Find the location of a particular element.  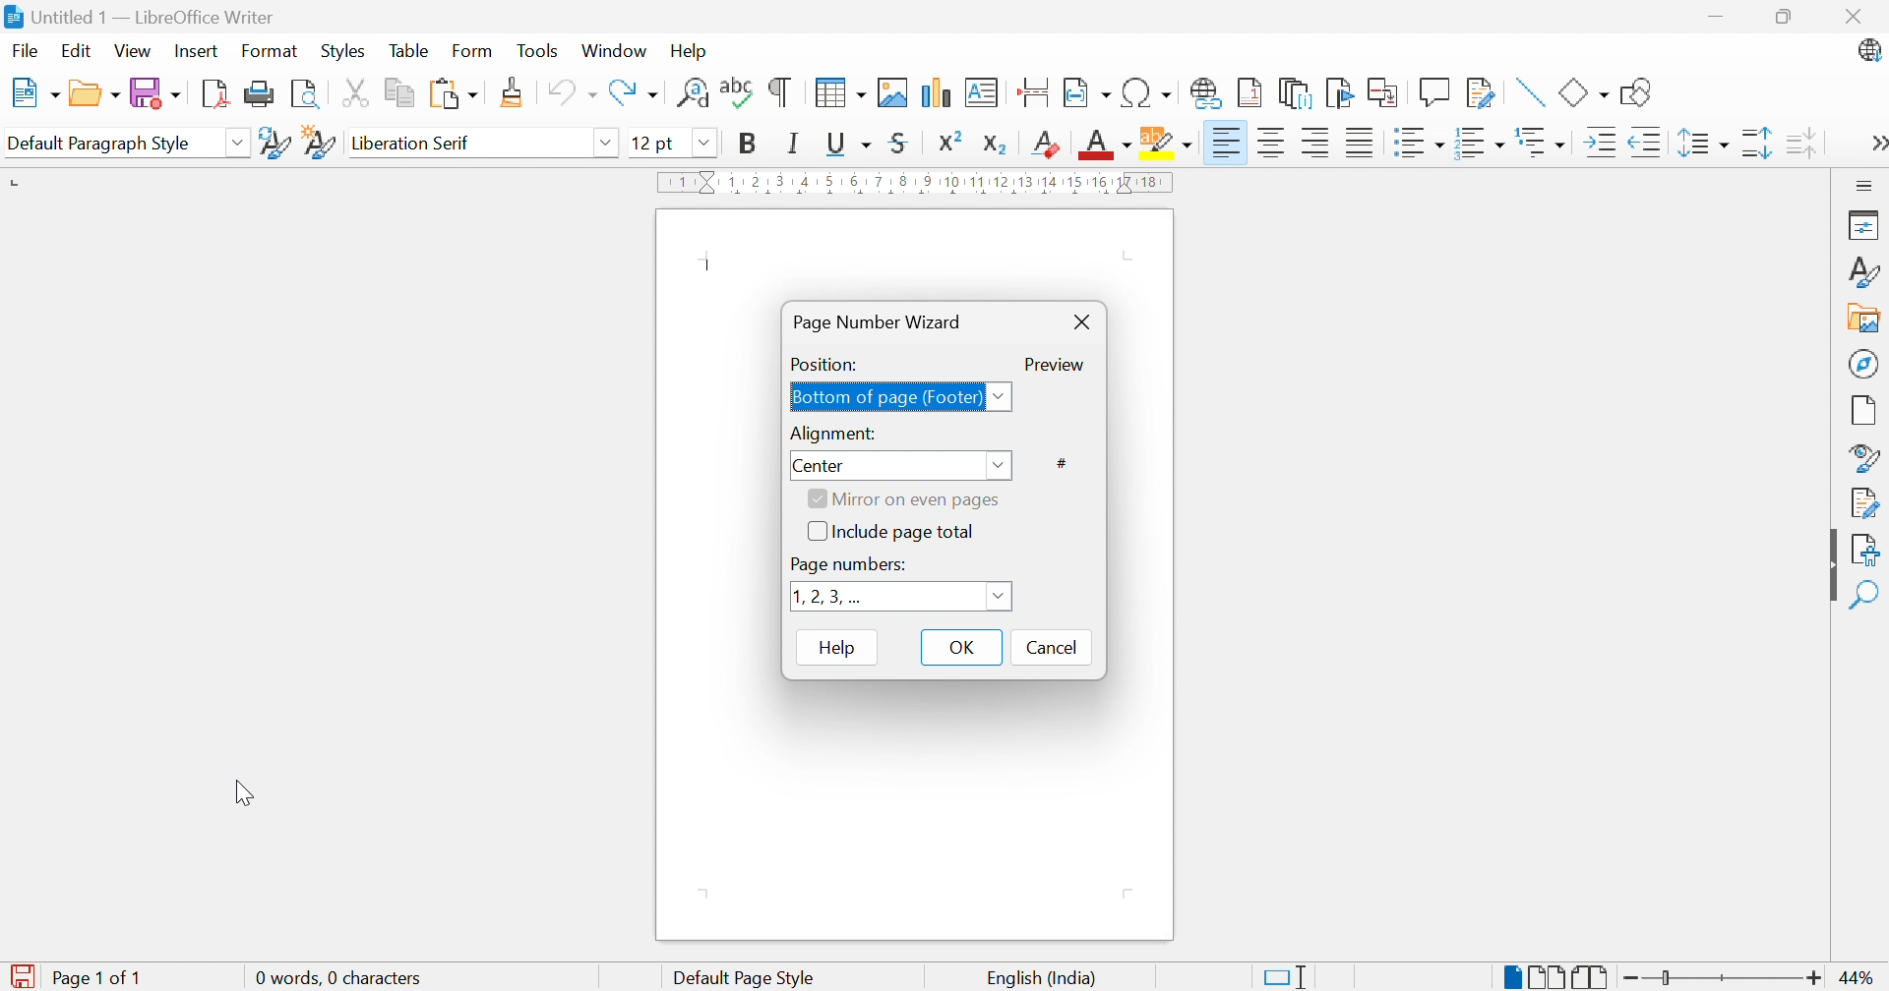

Gallery is located at coordinates (1865, 318).